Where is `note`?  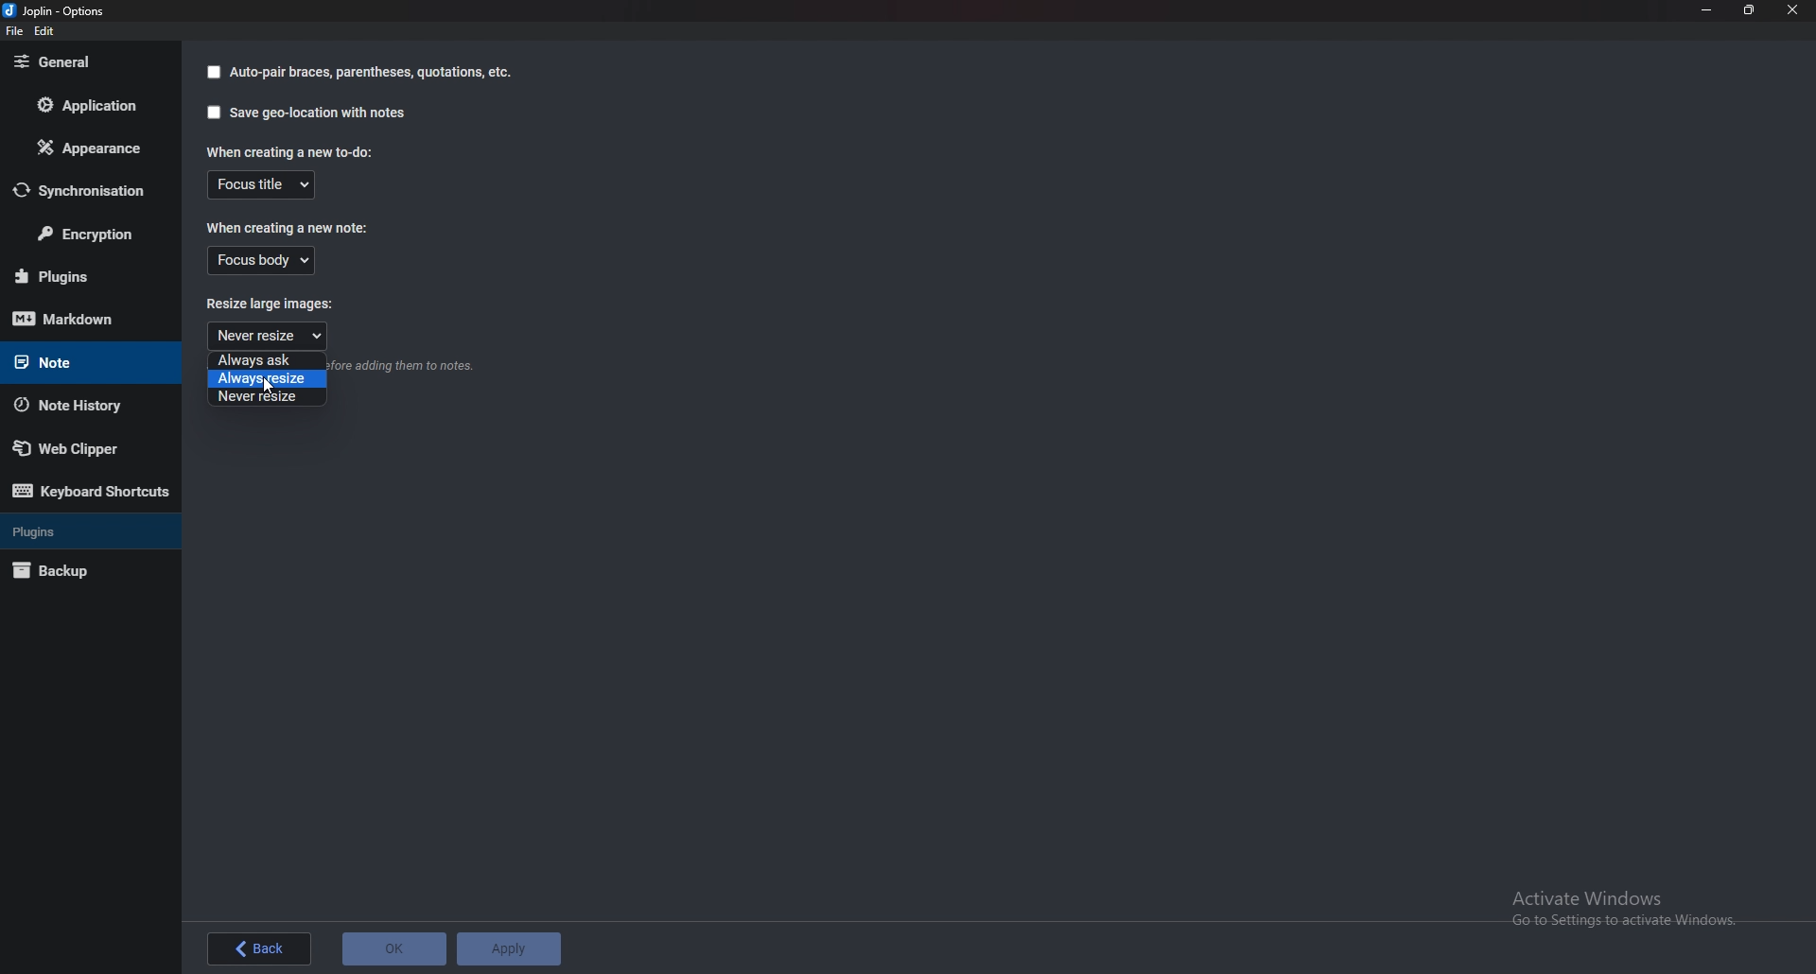 note is located at coordinates (77, 362).